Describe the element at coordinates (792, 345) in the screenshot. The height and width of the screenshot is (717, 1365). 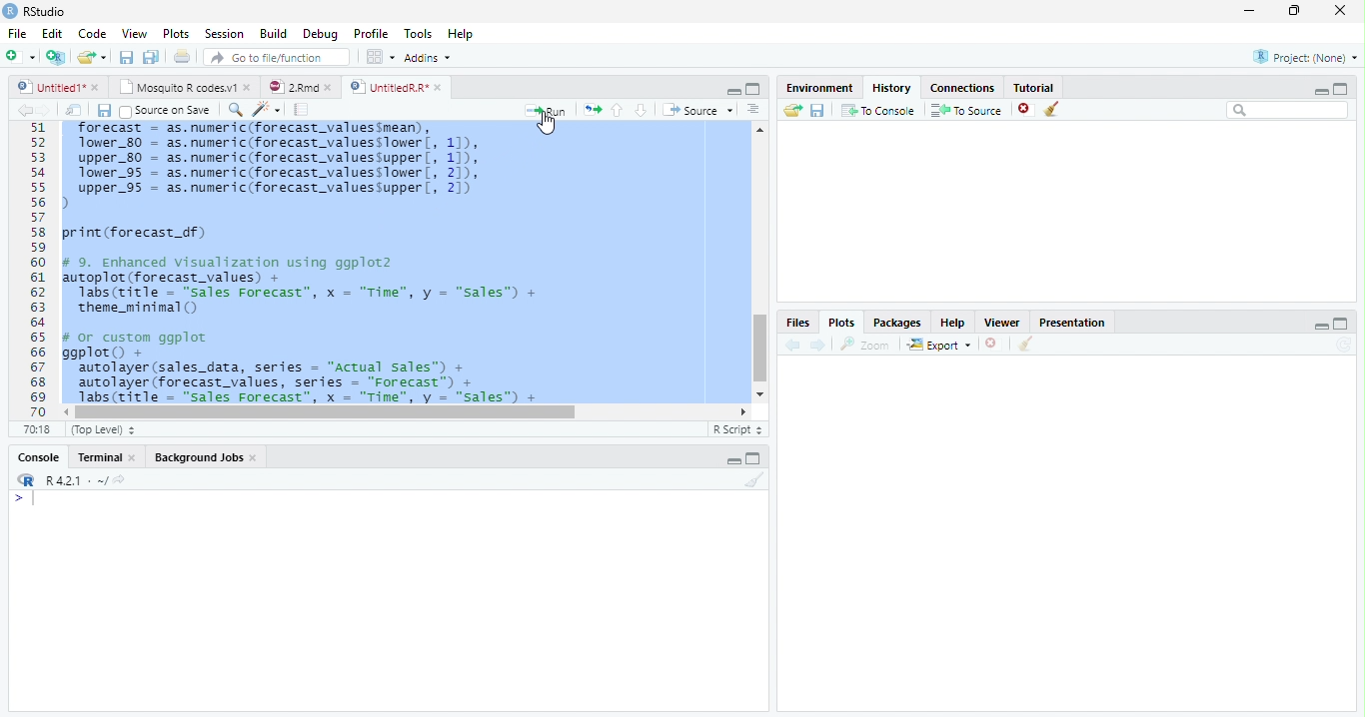
I see `Previous` at that location.